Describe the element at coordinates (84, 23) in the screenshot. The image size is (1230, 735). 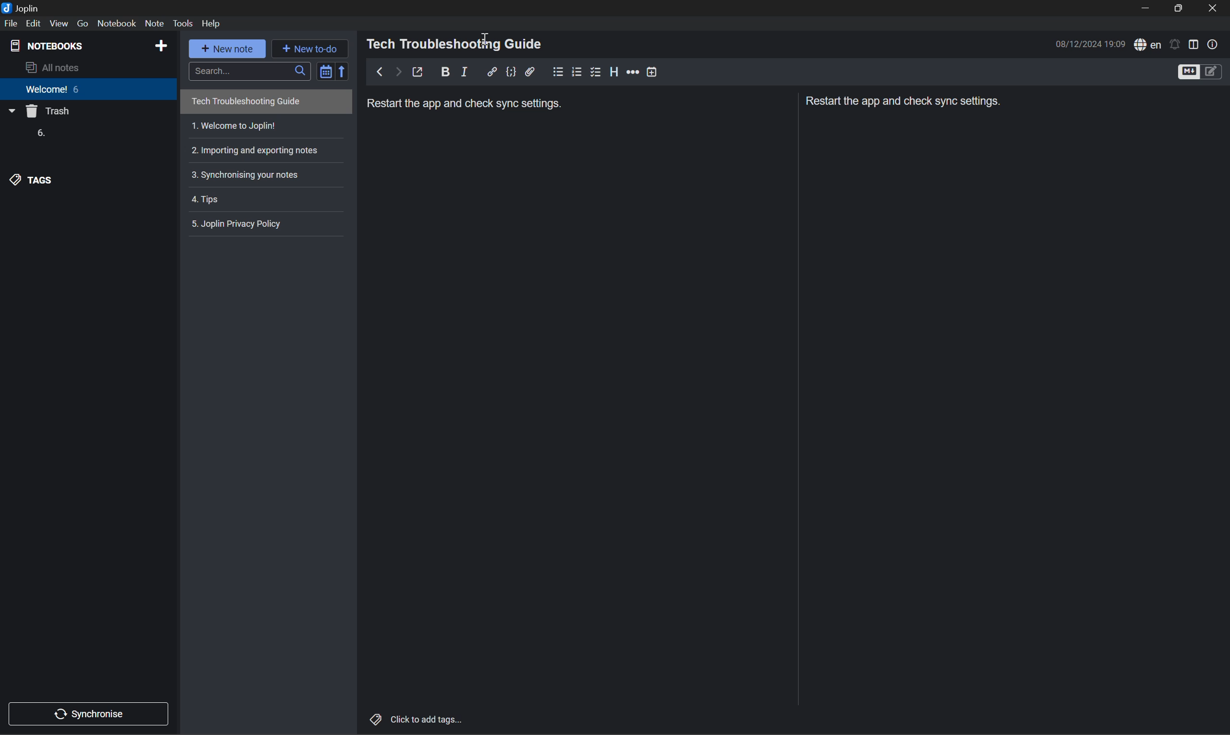
I see `Go` at that location.